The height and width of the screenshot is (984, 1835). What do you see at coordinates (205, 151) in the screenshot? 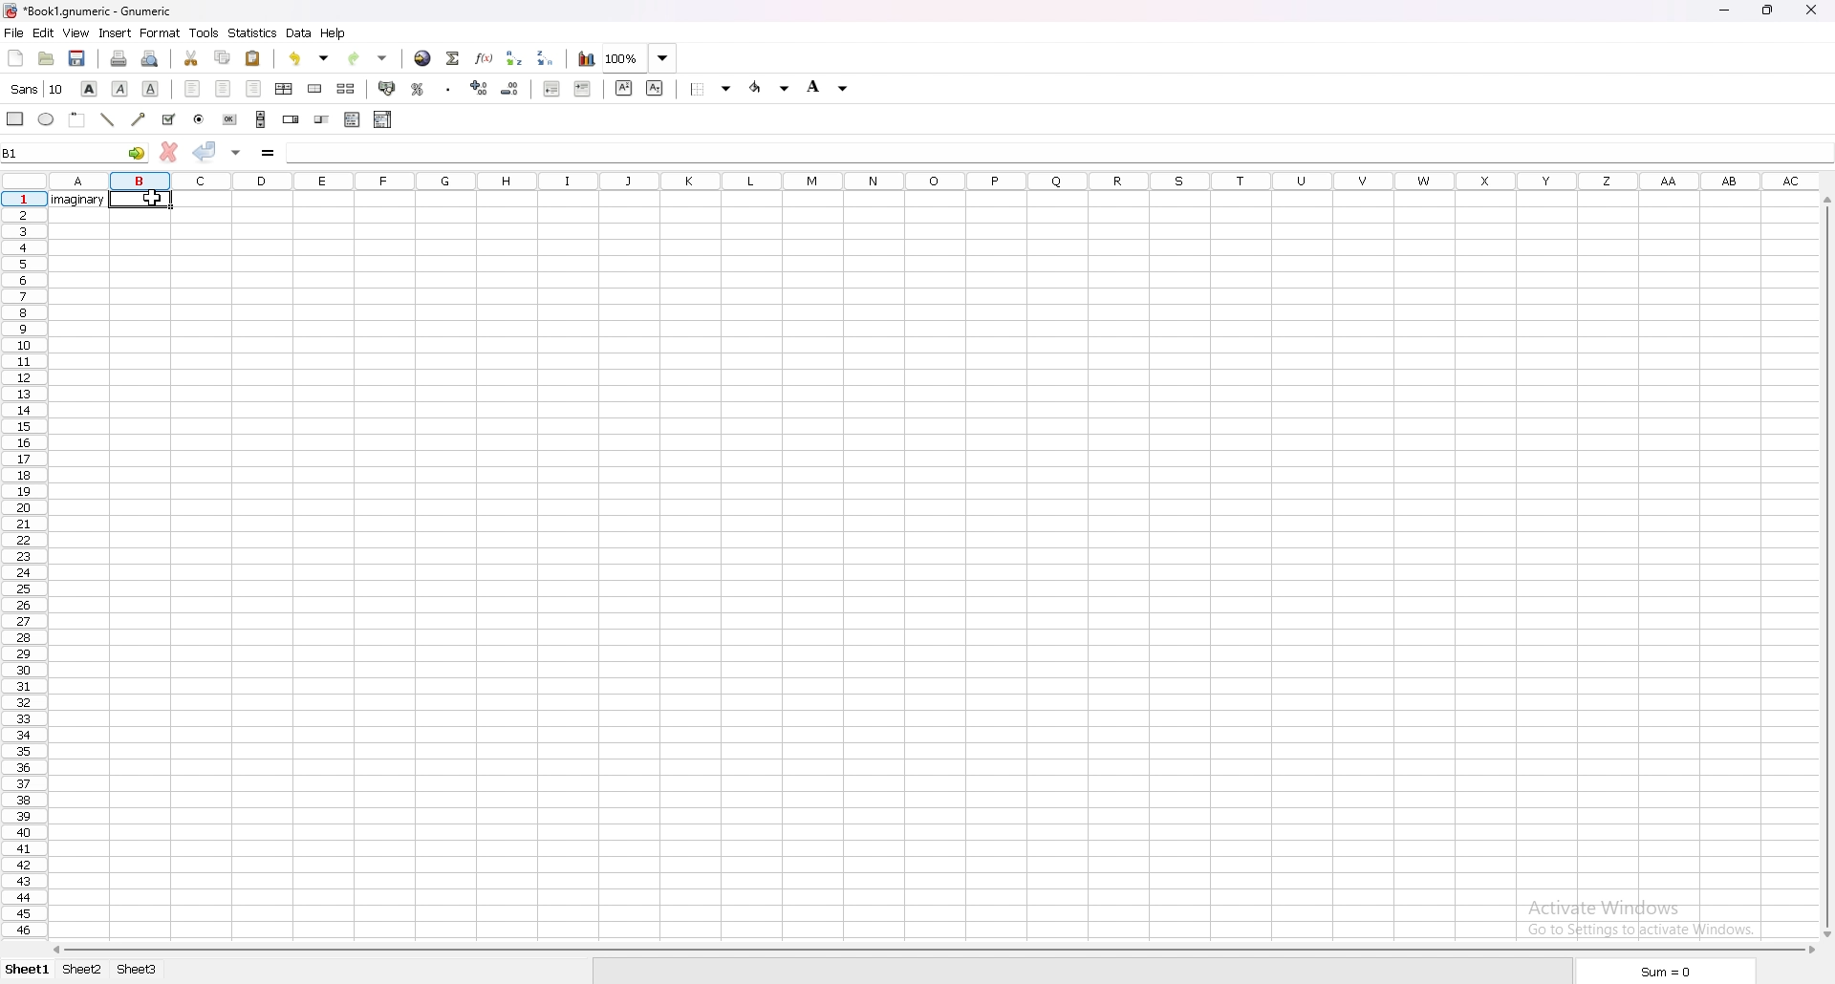
I see `accept changes` at bounding box center [205, 151].